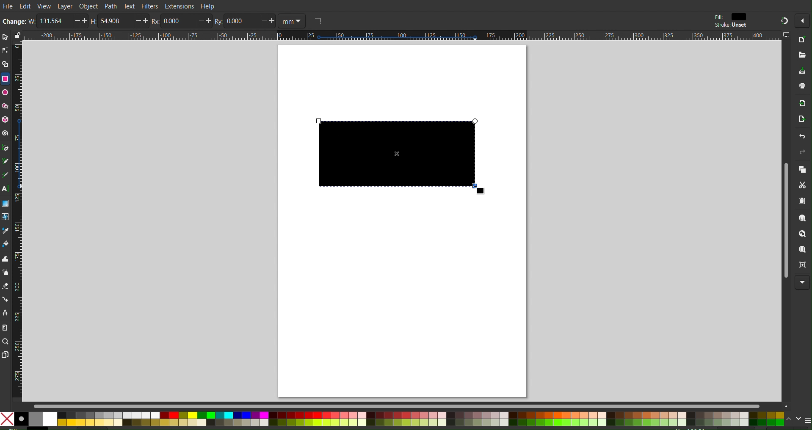  What do you see at coordinates (793, 419) in the screenshot?
I see `navigate the colors` at bounding box center [793, 419].